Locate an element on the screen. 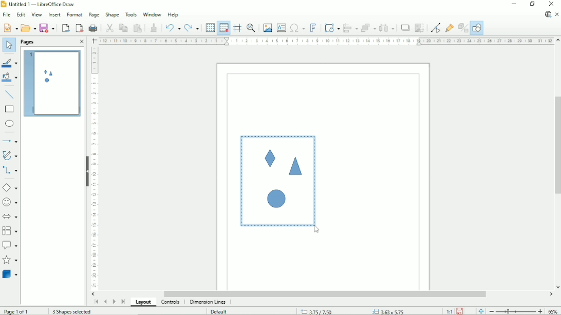 The image size is (561, 315). Scroll to first page is located at coordinates (96, 302).